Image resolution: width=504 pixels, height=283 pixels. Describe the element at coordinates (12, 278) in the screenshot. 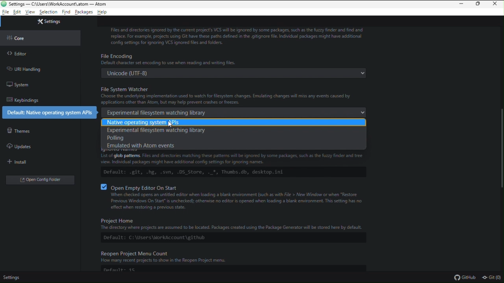

I see `Settings ` at that location.